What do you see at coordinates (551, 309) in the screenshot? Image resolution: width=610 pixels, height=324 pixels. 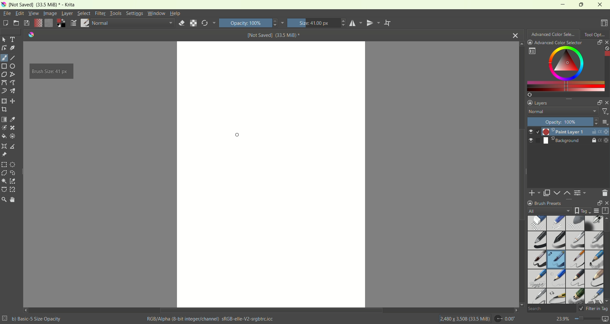 I see `search` at bounding box center [551, 309].